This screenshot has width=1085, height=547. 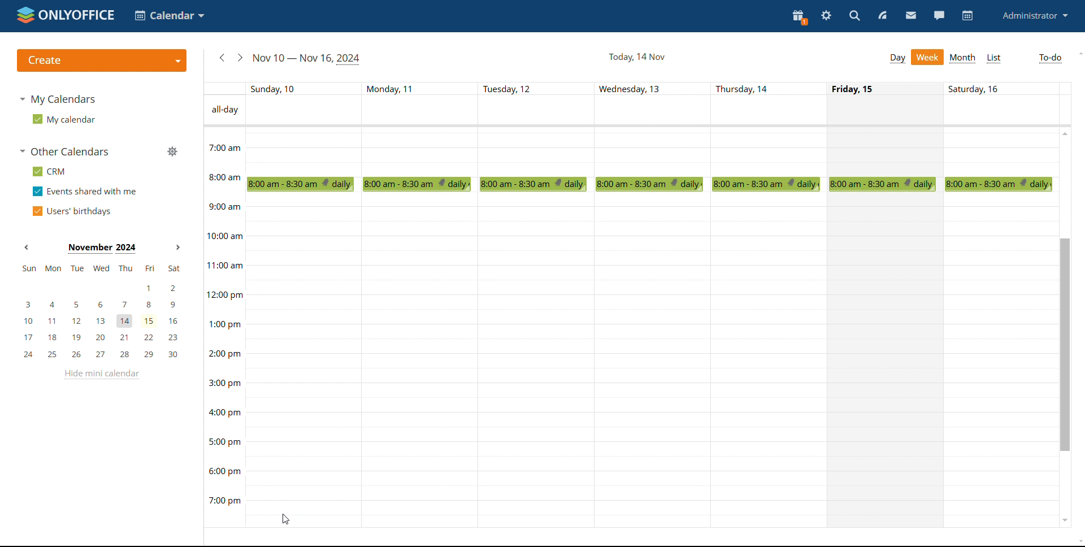 What do you see at coordinates (71, 211) in the screenshot?
I see `users' birthdays` at bounding box center [71, 211].